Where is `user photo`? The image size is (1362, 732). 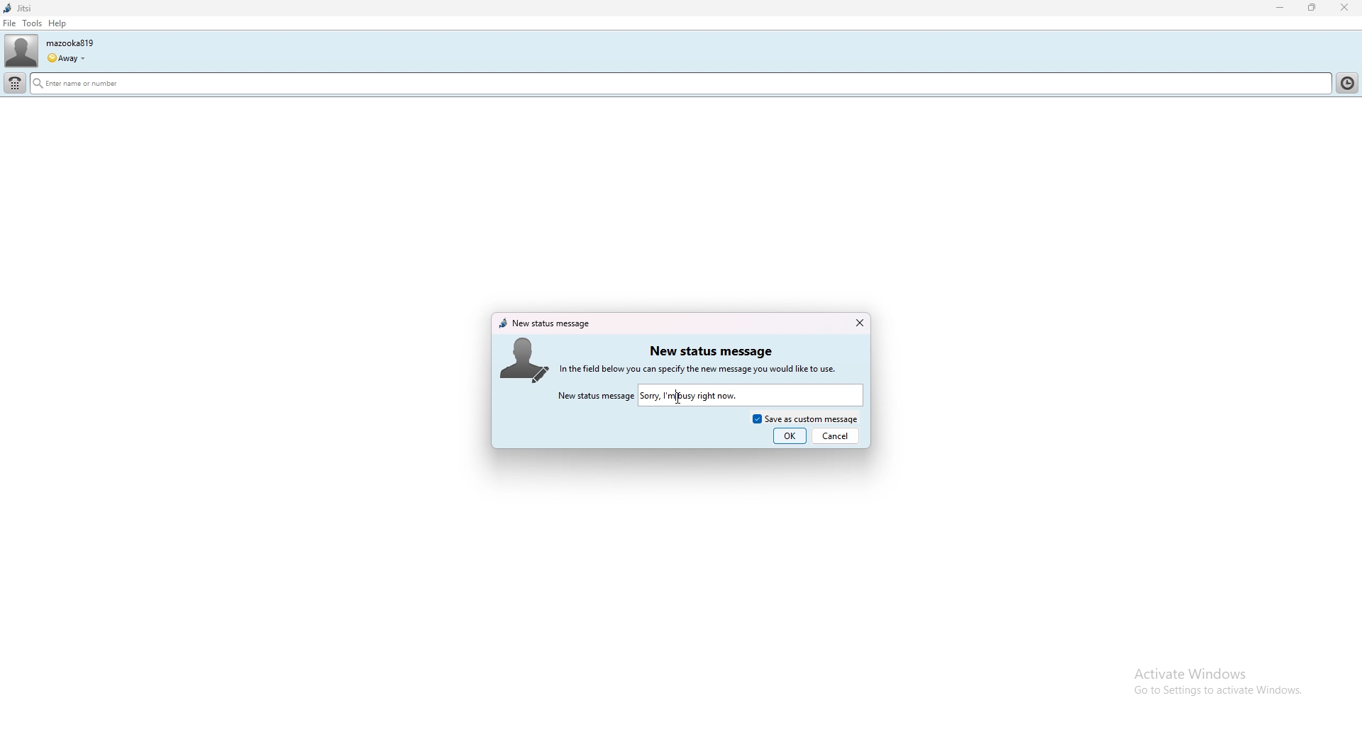
user photo is located at coordinates (21, 51).